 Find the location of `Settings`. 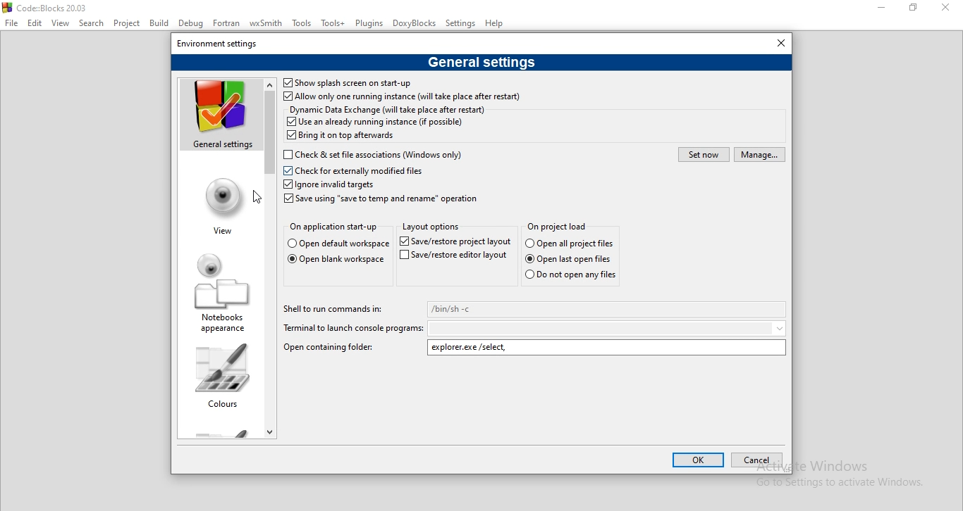

Settings is located at coordinates (461, 24).